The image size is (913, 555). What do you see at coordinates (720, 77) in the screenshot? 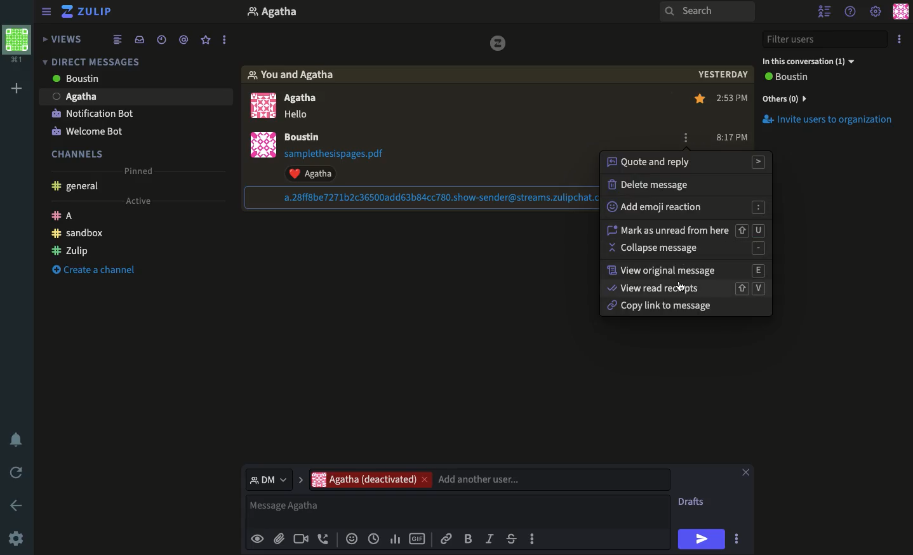
I see `yesterday` at bounding box center [720, 77].